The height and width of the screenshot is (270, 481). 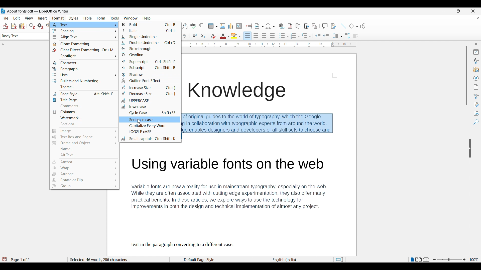 What do you see at coordinates (85, 25) in the screenshot?
I see `text ` at bounding box center [85, 25].